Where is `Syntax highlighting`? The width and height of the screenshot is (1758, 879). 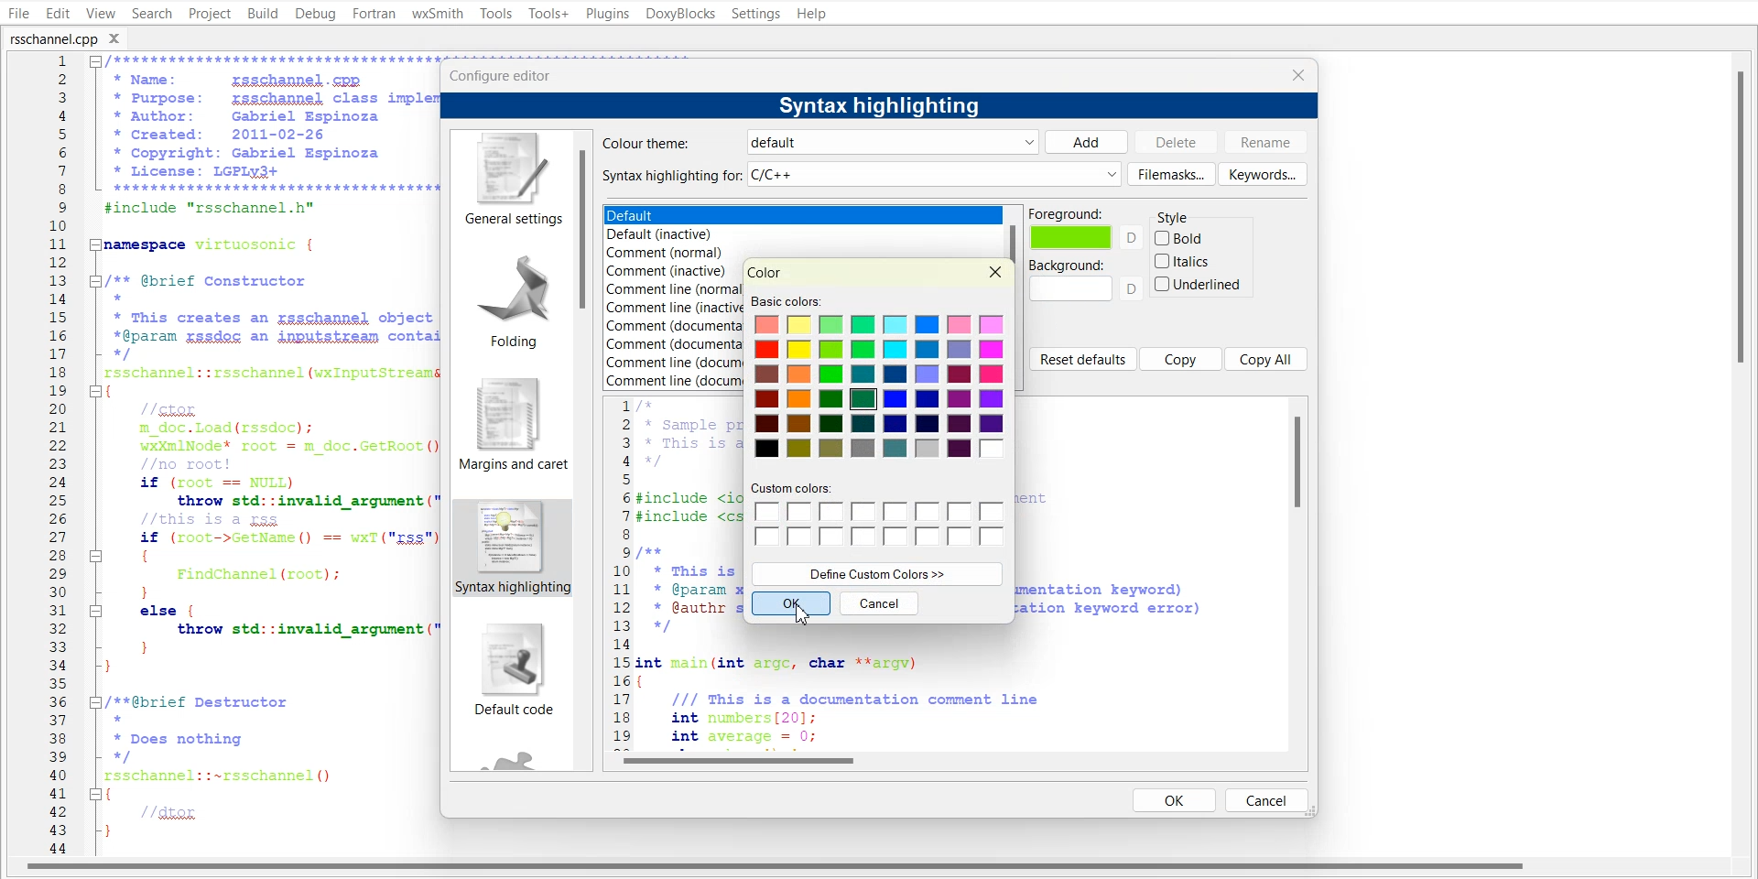
Syntax highlighting is located at coordinates (884, 104).